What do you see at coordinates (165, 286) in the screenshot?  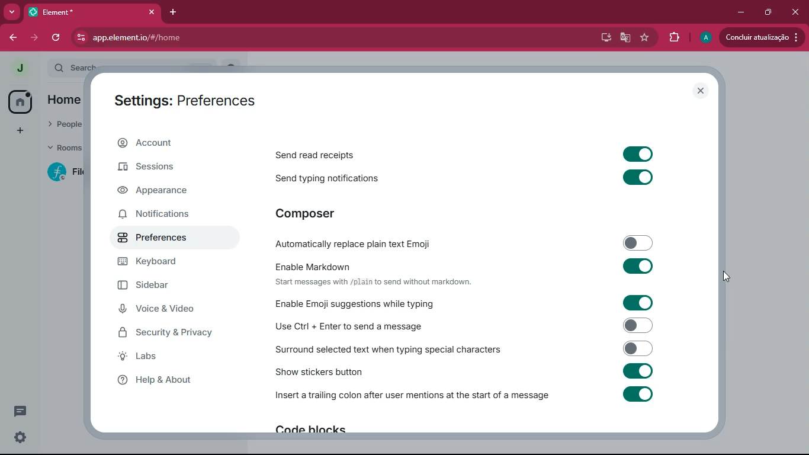 I see `sidebar` at bounding box center [165, 286].